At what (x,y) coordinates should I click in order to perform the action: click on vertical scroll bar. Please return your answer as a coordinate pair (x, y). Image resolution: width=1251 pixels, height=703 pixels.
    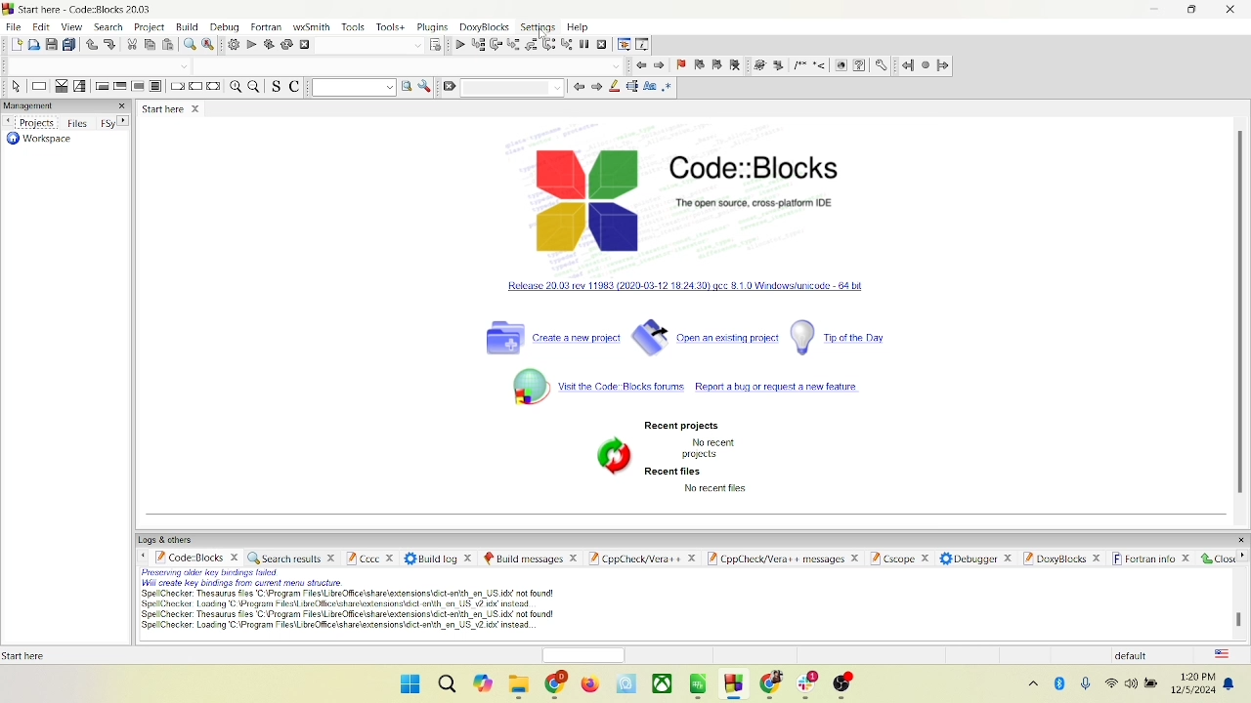
    Looking at the image, I should click on (1241, 319).